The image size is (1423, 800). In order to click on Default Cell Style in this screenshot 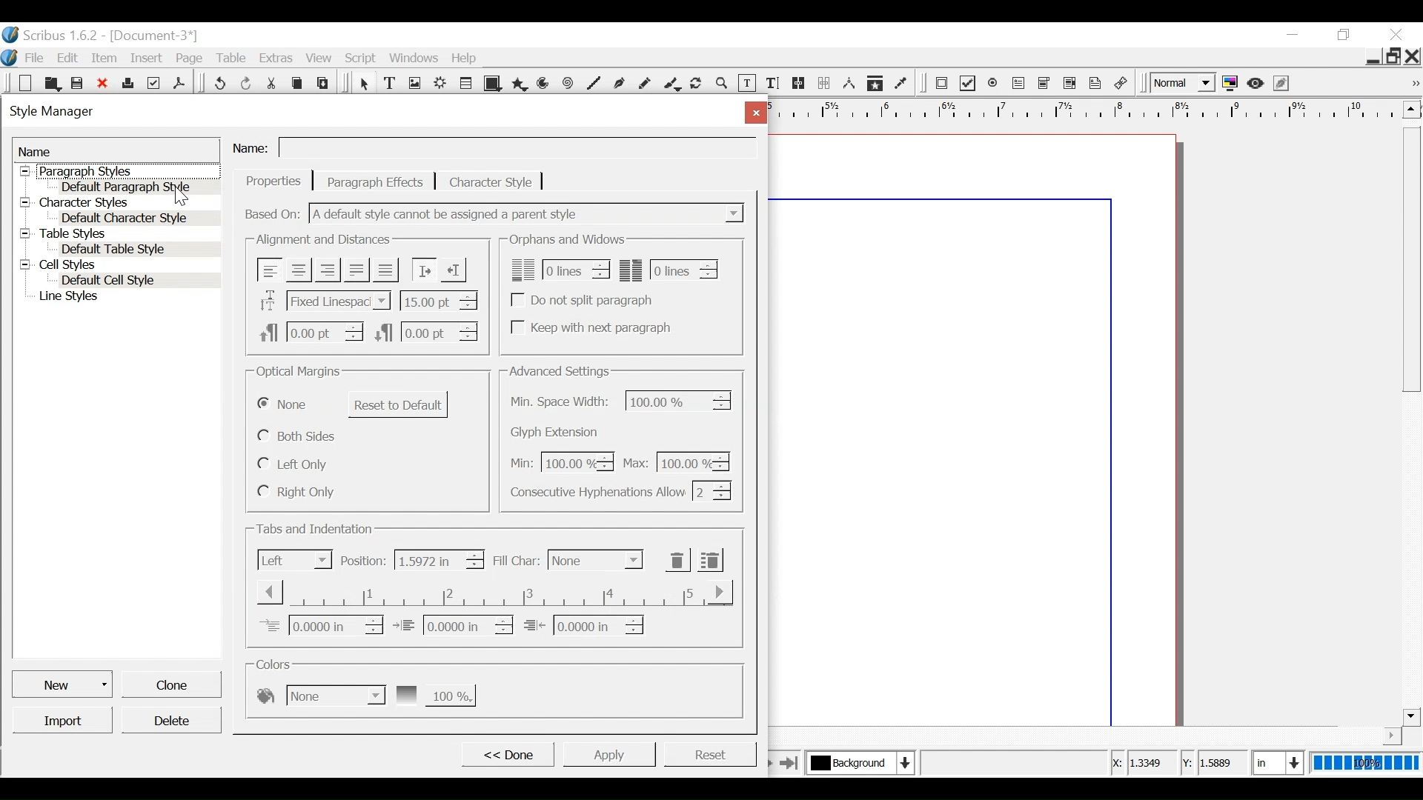, I will do `click(140, 281)`.